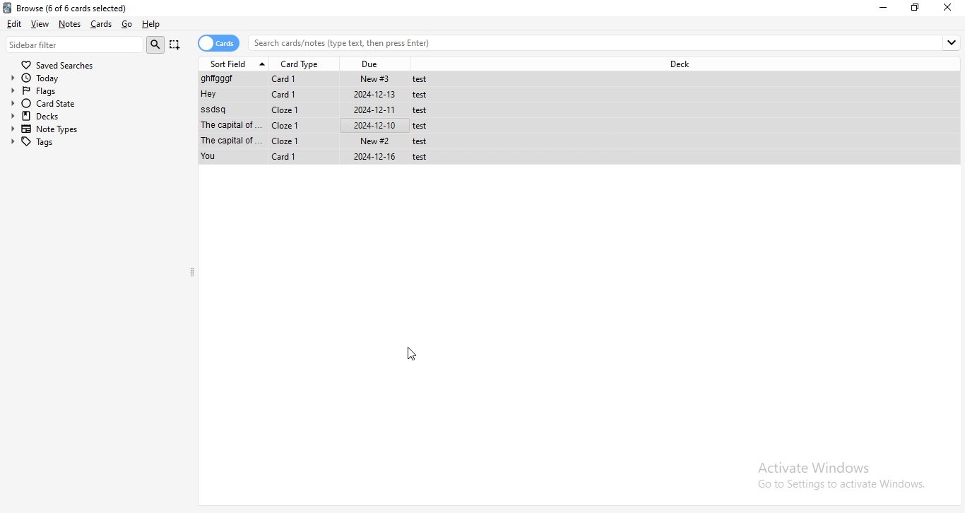  What do you see at coordinates (416, 353) in the screenshot?
I see `cursor` at bounding box center [416, 353].